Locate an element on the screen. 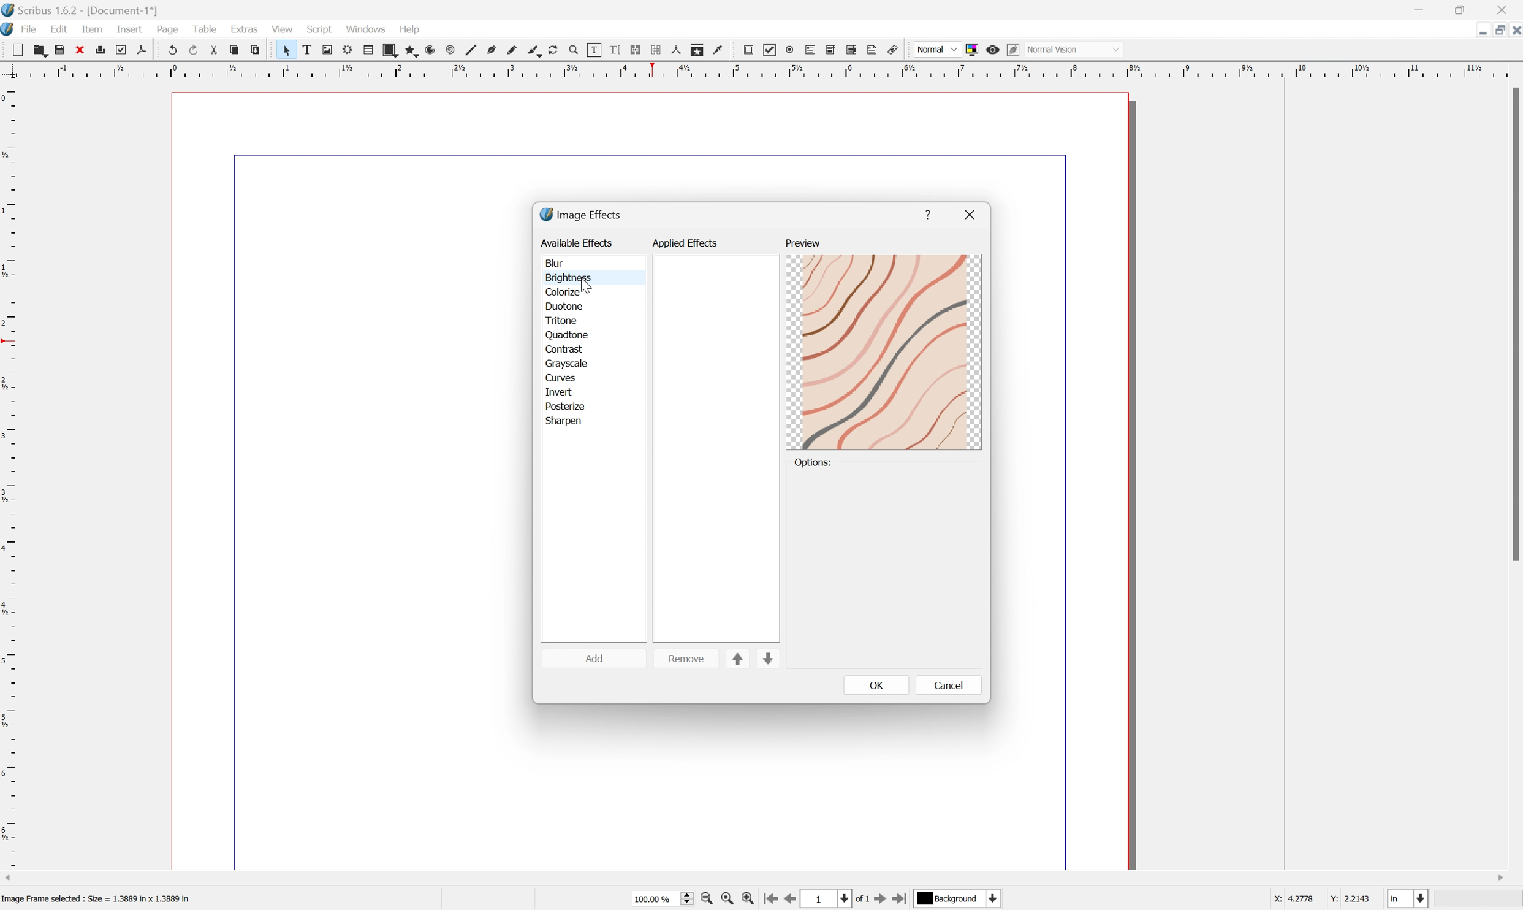 The width and height of the screenshot is (1523, 910). OK is located at coordinates (876, 684).